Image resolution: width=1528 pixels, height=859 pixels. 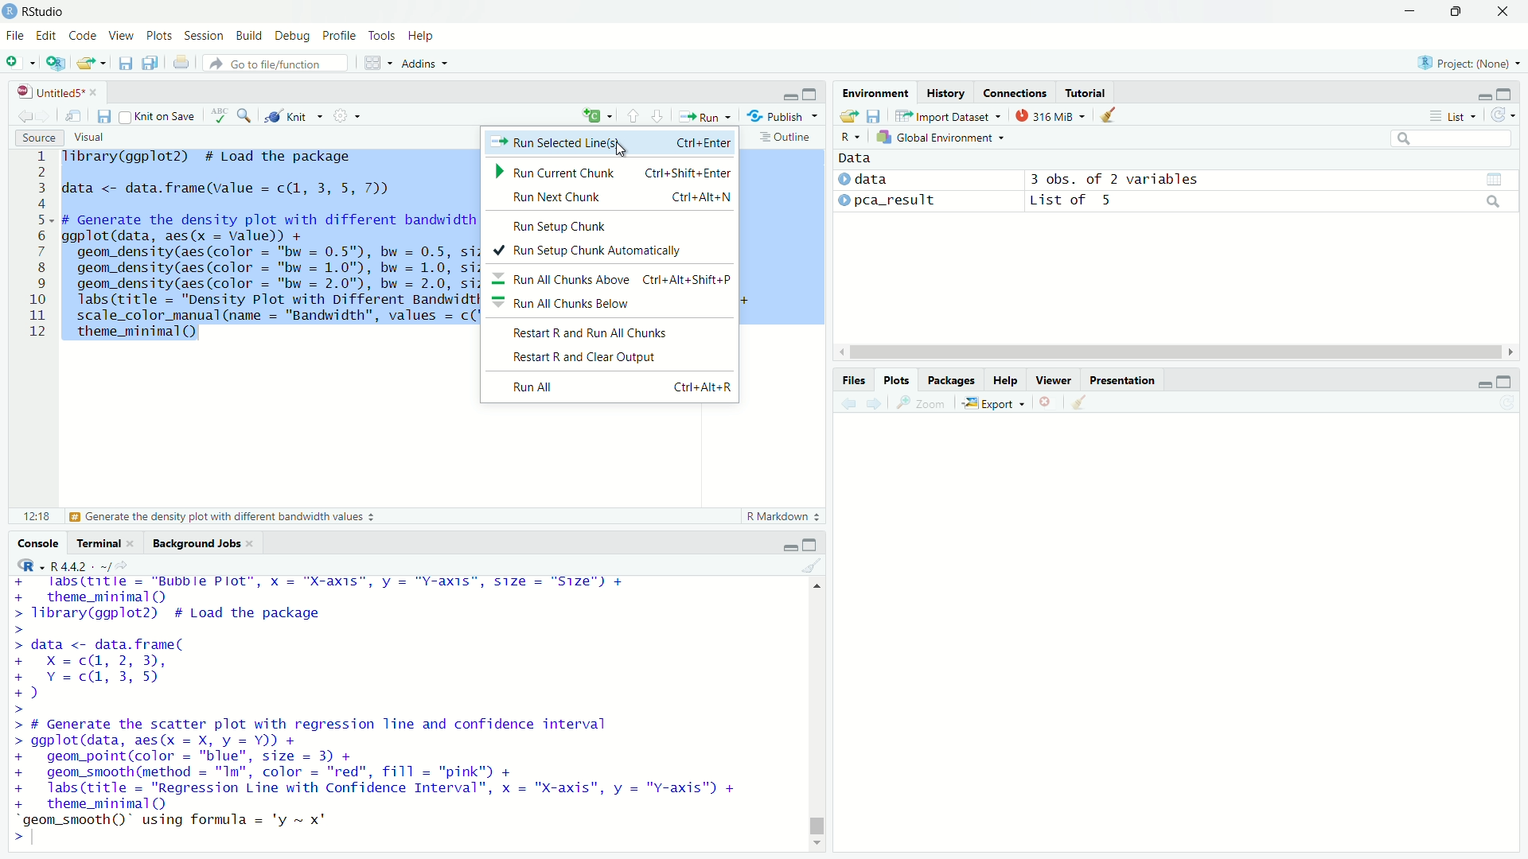 I want to click on grid view, so click(x=1495, y=180).